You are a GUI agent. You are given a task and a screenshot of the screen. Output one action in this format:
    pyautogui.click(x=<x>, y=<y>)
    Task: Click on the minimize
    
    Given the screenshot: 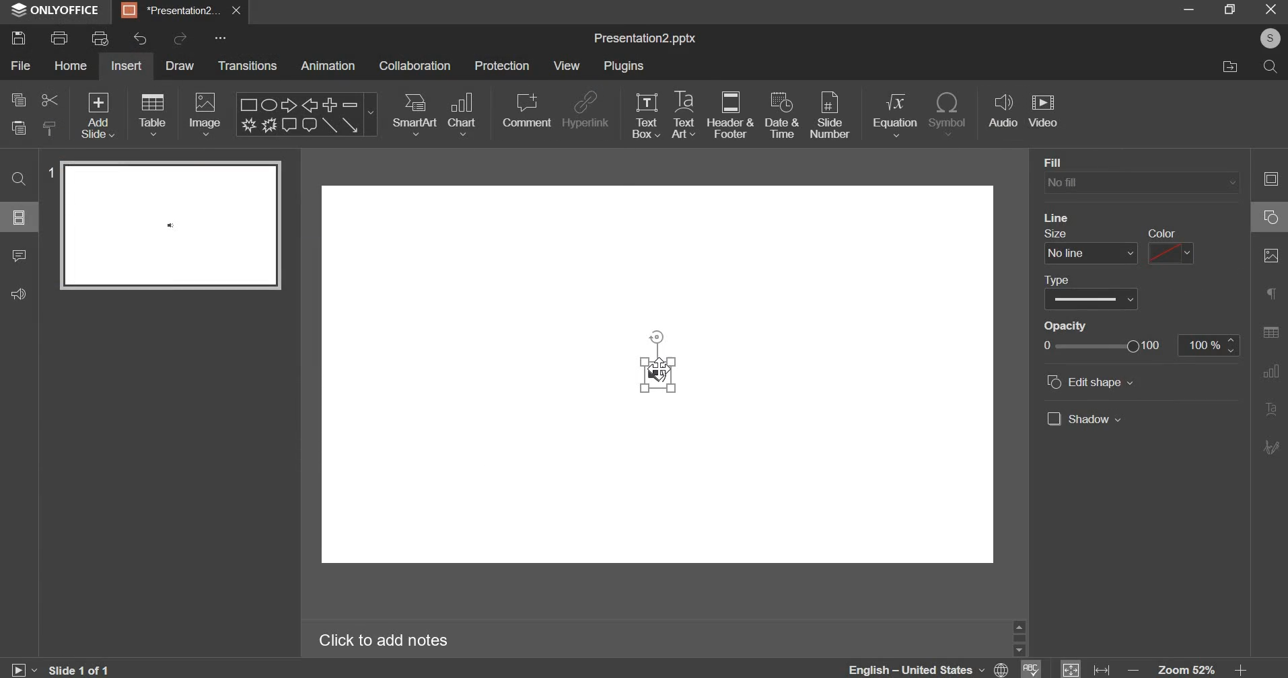 What is the action you would take?
    pyautogui.click(x=1186, y=12)
    